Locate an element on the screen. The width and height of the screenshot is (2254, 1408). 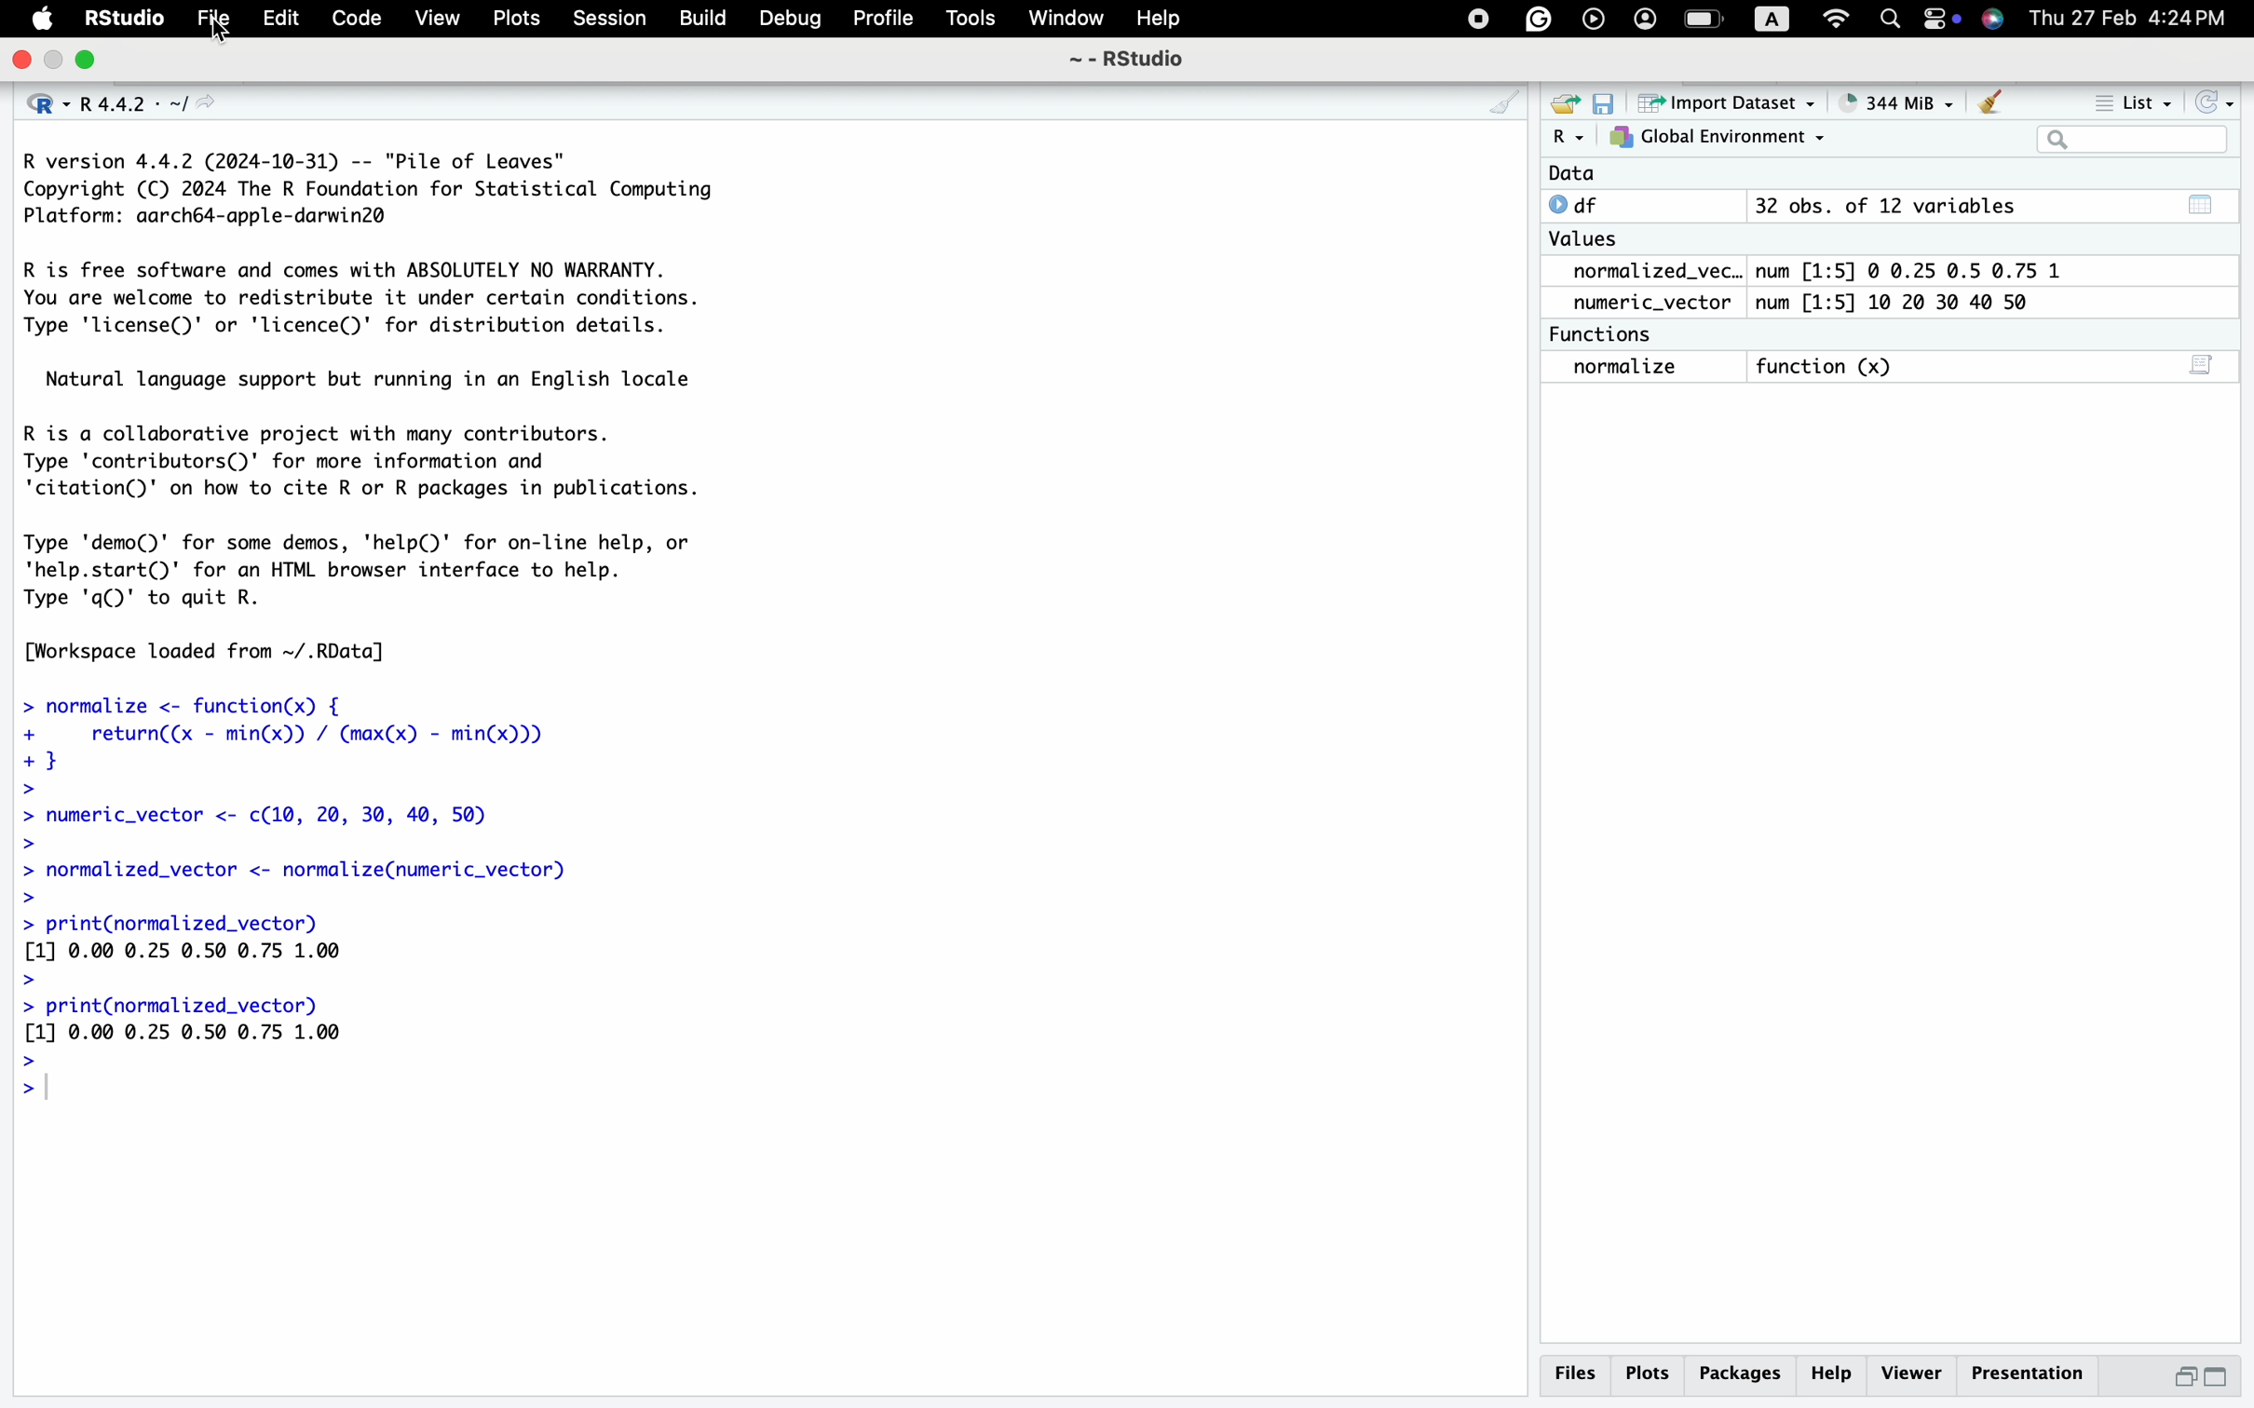
cursor is located at coordinates (222, 35).